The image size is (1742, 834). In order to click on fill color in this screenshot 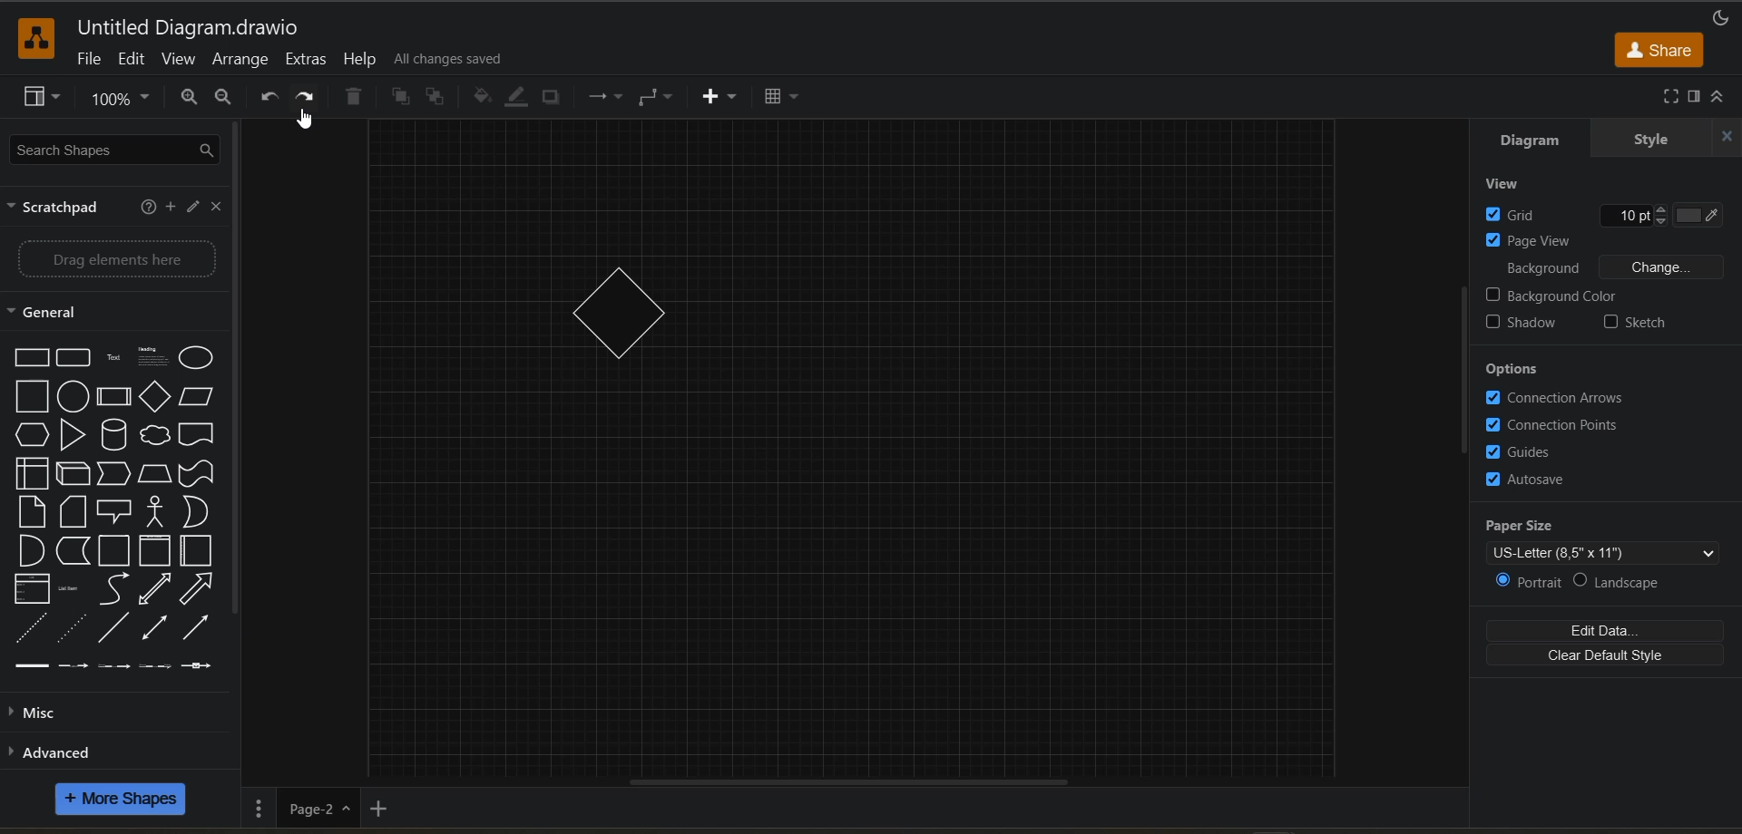, I will do `click(484, 99)`.